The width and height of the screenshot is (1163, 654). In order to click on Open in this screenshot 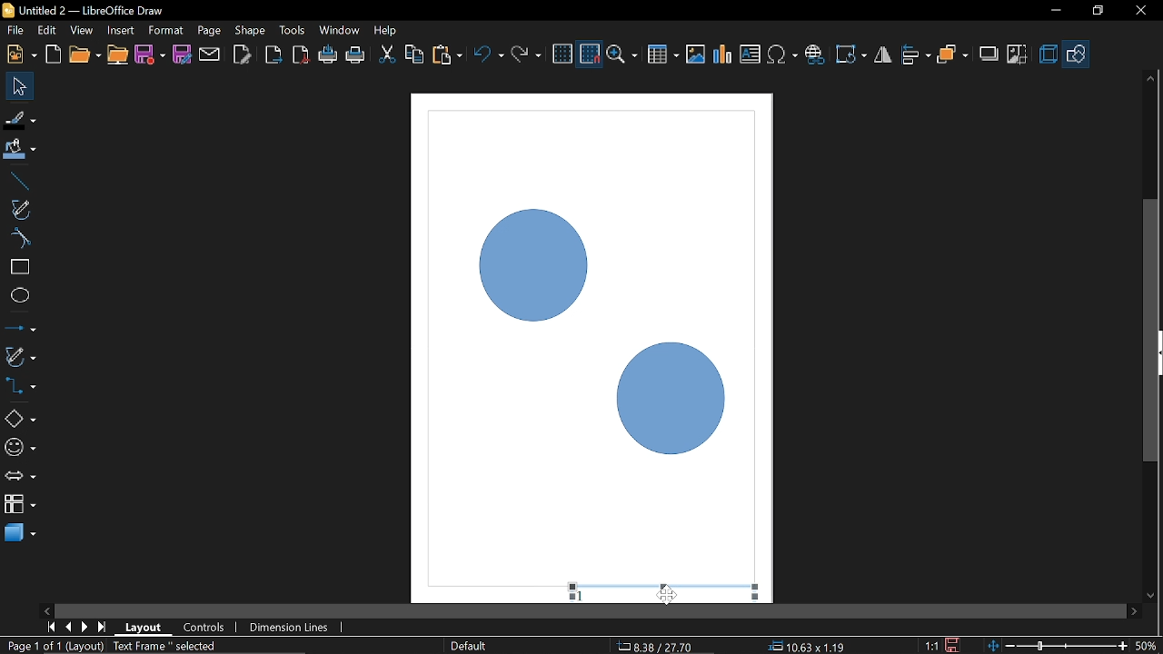, I will do `click(84, 55)`.